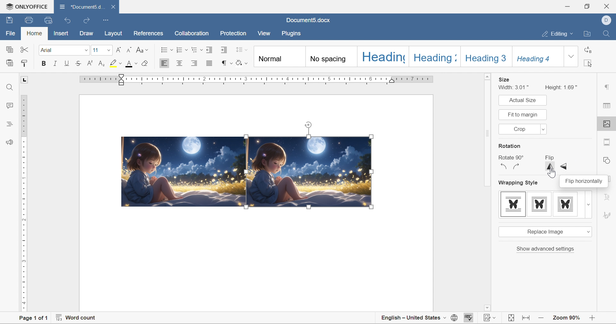  Describe the element at coordinates (86, 32) in the screenshot. I see `draw` at that location.